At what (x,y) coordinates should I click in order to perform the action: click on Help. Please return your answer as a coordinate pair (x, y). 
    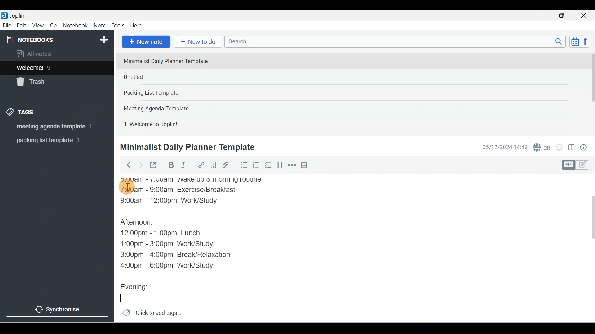
    Looking at the image, I should click on (136, 26).